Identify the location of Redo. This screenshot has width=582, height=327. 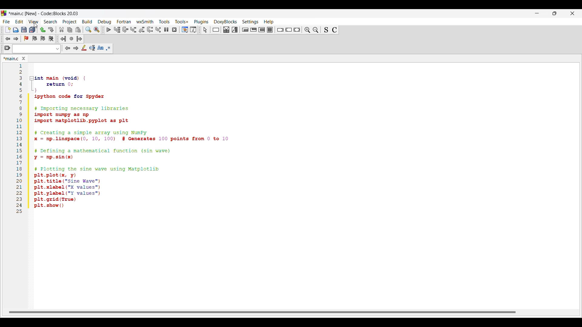
(51, 30).